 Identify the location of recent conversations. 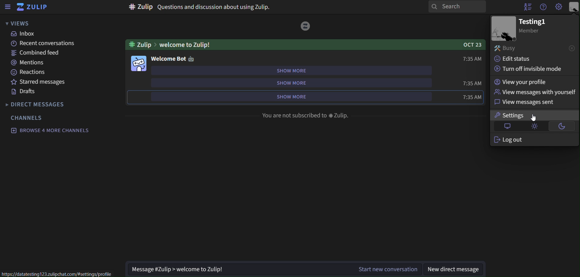
(41, 44).